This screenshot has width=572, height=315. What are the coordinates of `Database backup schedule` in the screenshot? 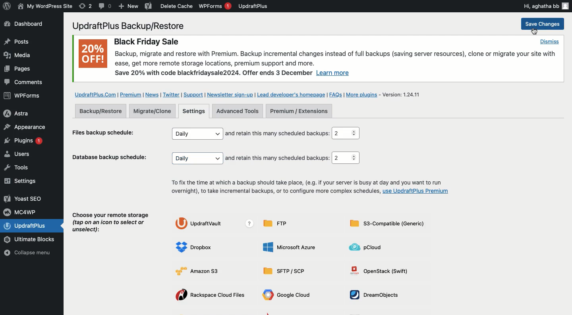 It's located at (111, 159).